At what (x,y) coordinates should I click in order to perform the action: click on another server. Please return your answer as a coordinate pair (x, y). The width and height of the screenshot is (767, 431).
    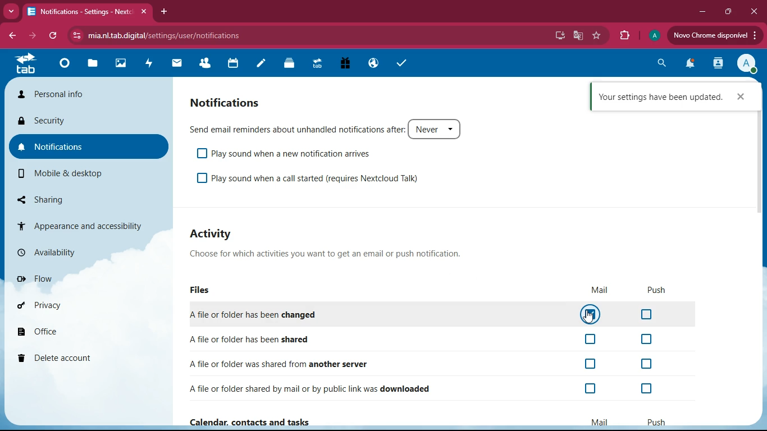
    Looking at the image, I should click on (285, 364).